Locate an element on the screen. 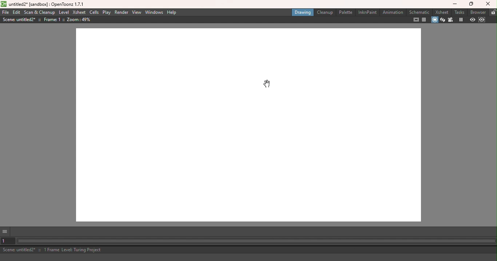 This screenshot has height=261, width=497. Camera stand view is located at coordinates (435, 20).